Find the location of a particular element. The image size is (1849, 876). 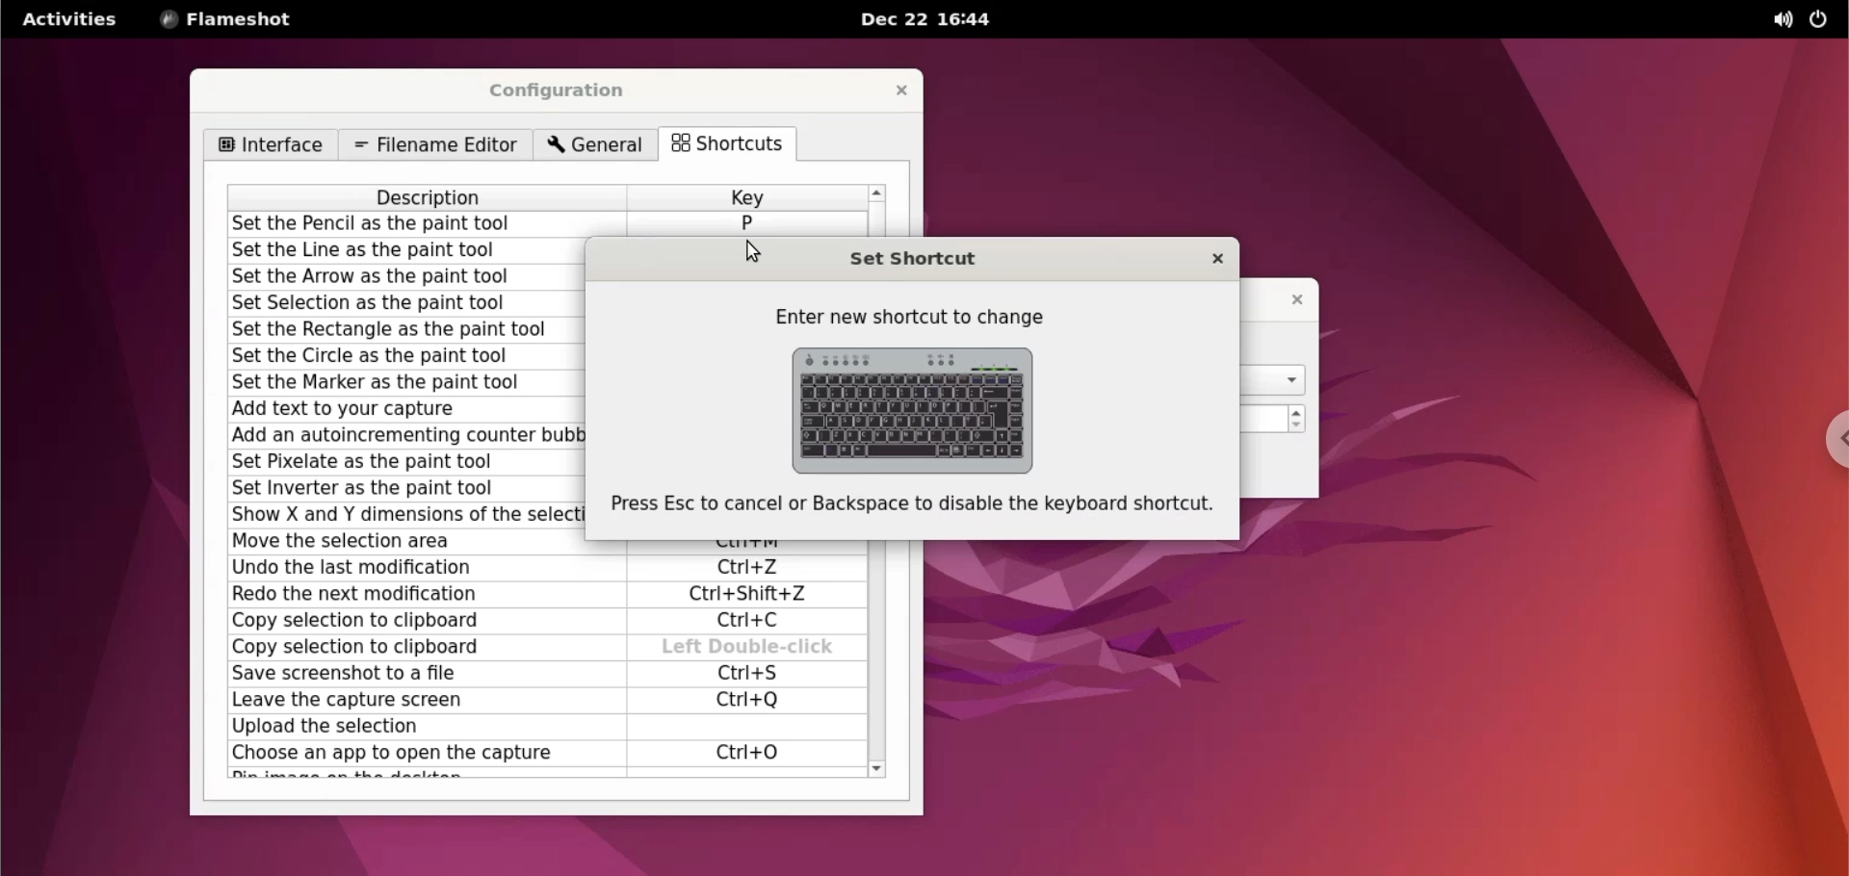

set the arrow as the paint tool is located at coordinates (408, 277).